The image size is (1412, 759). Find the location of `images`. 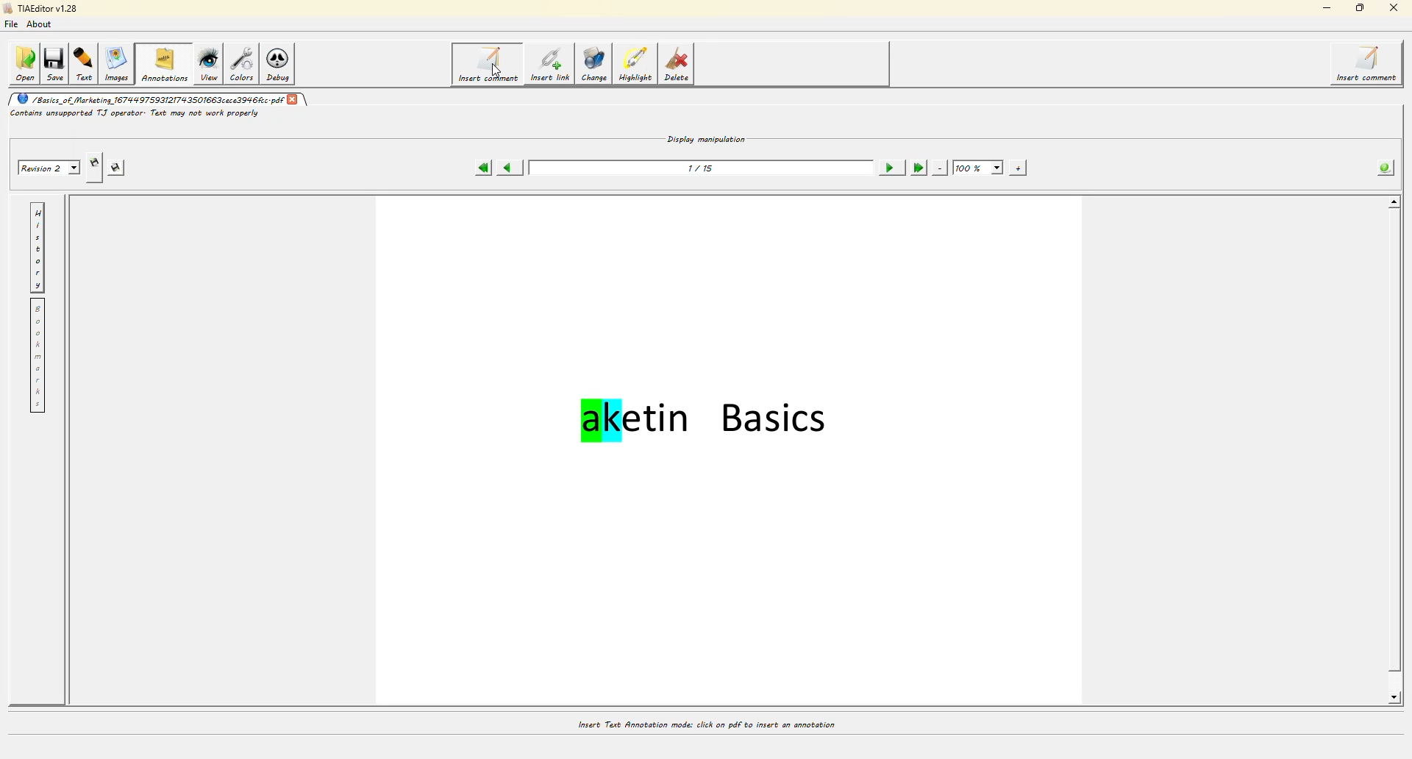

images is located at coordinates (119, 65).